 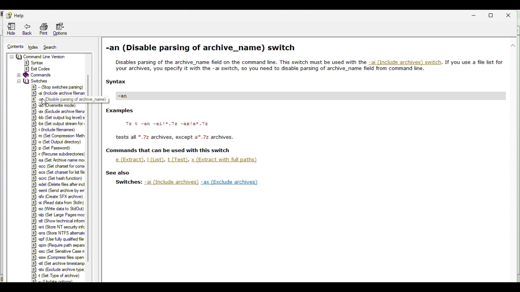 What do you see at coordinates (58, 166) in the screenshot?
I see `|B] ecc (Set charset for cons` at bounding box center [58, 166].